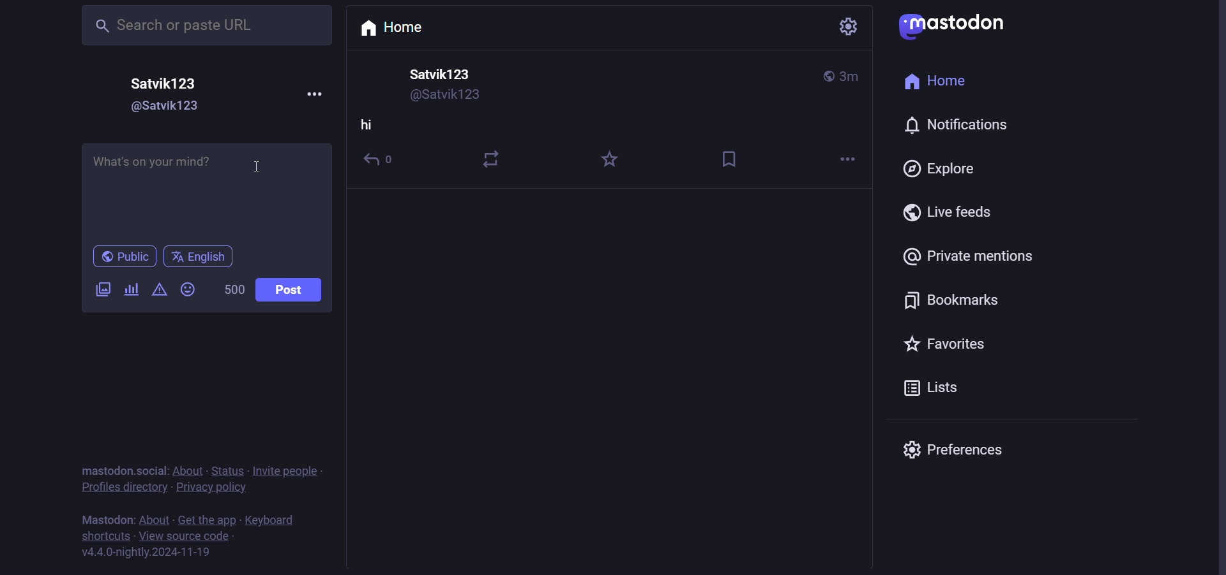 The width and height of the screenshot is (1226, 575). What do you see at coordinates (155, 520) in the screenshot?
I see `about` at bounding box center [155, 520].